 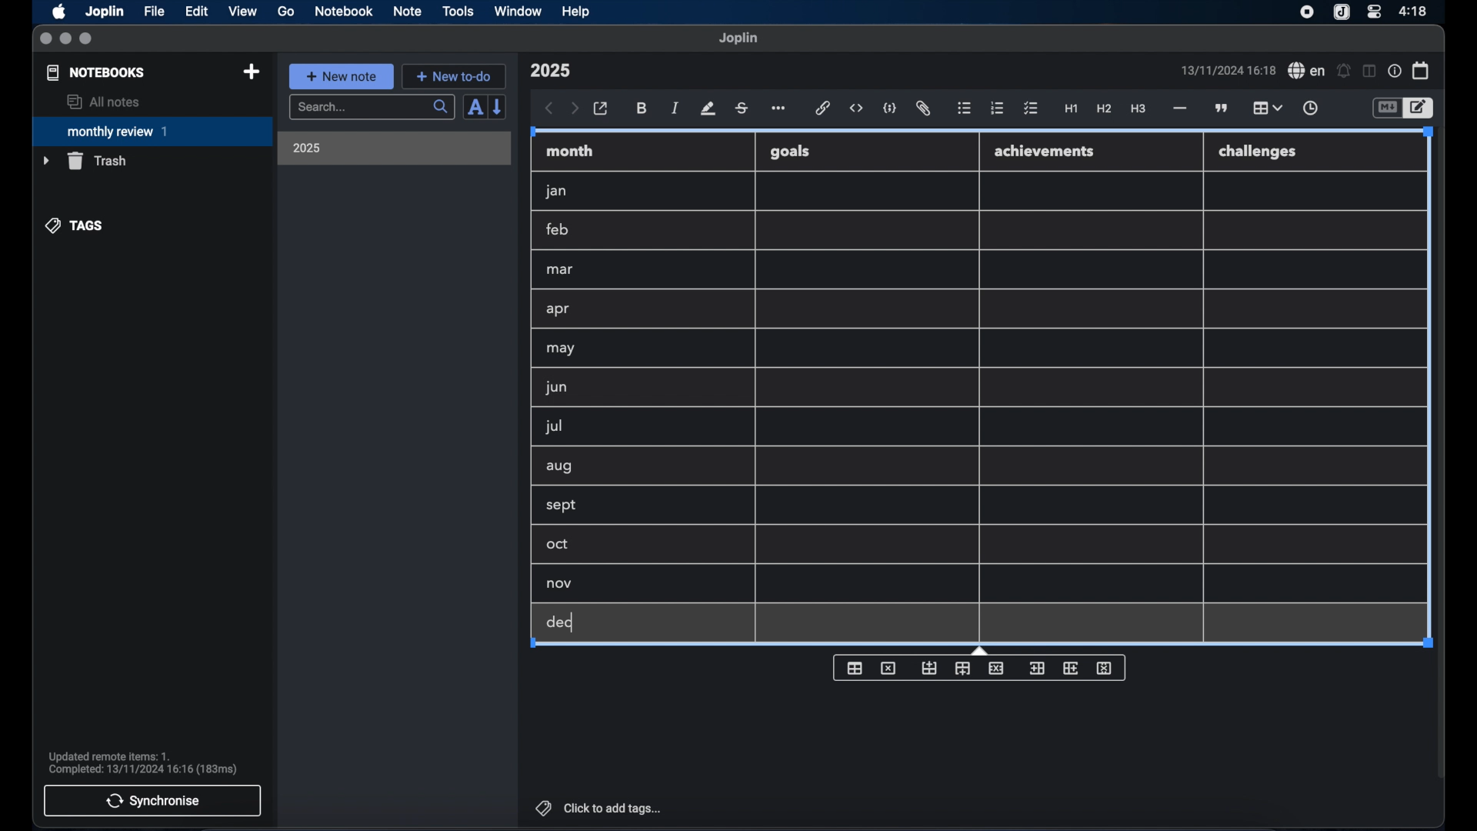 I want to click on challenges, so click(x=1264, y=152).